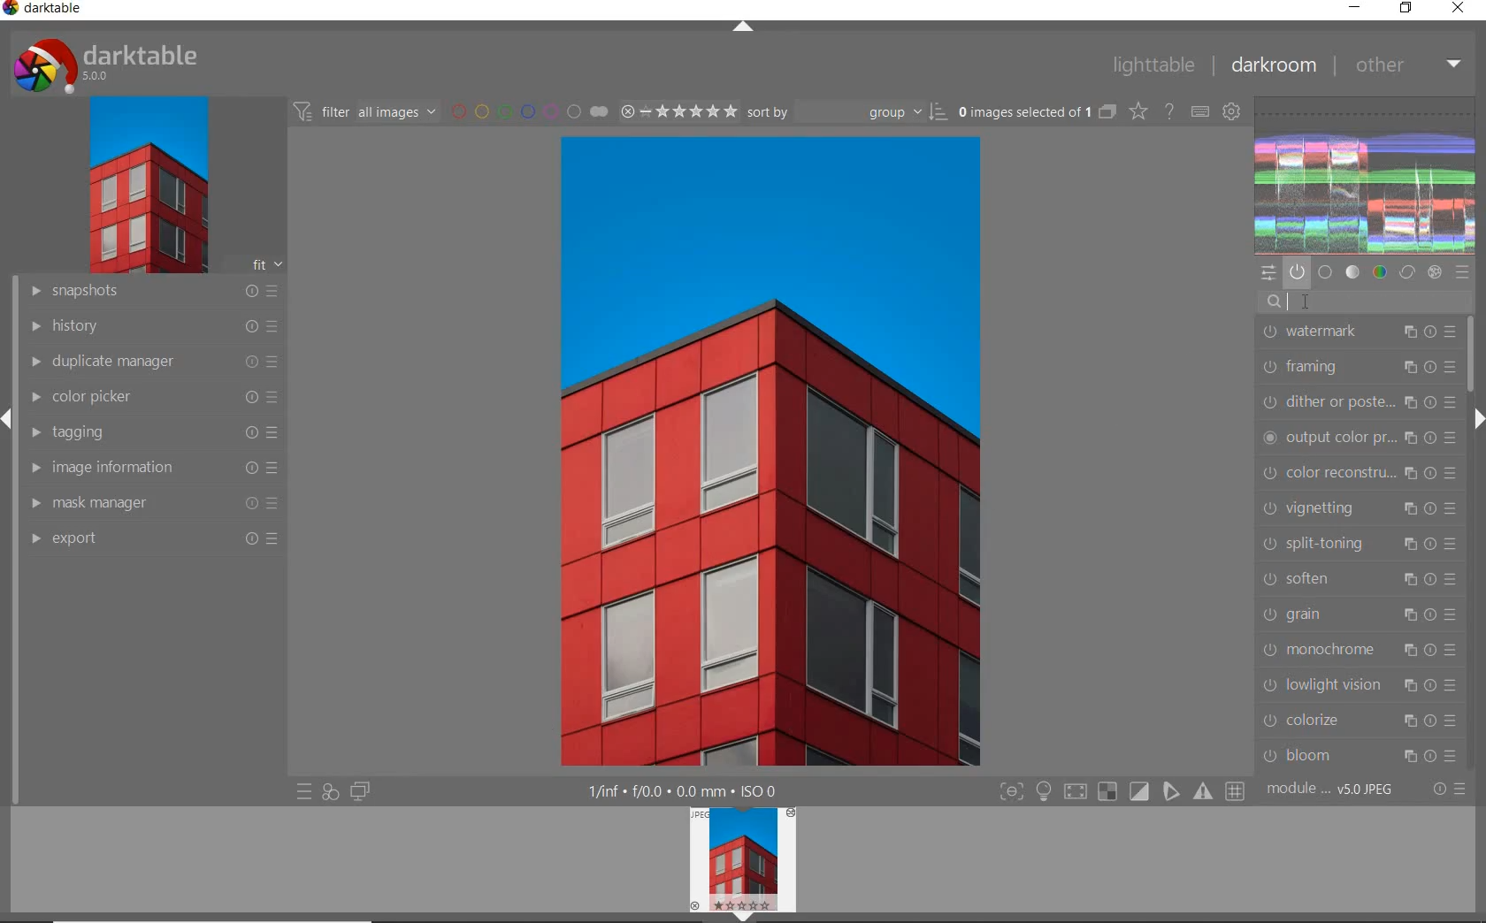 The height and width of the screenshot is (923, 1486). I want to click on split toning, so click(1360, 543).